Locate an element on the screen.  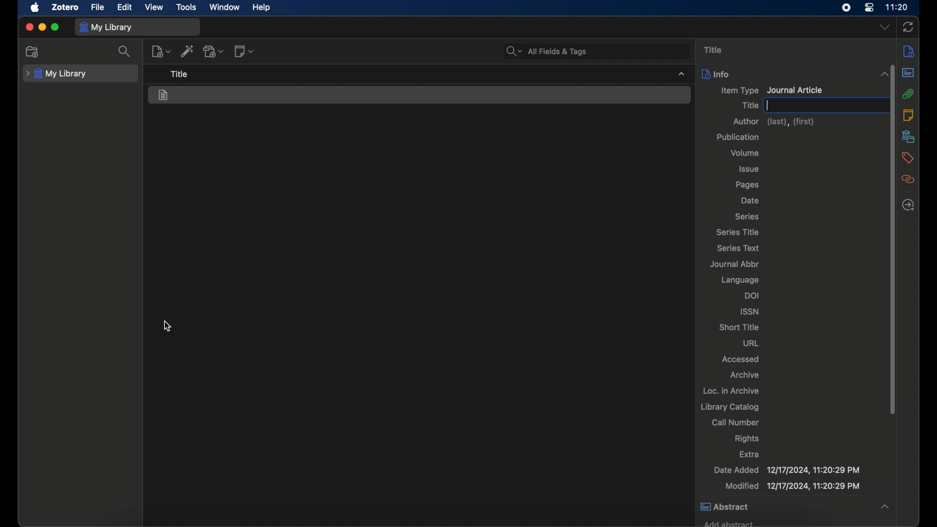
zotero is located at coordinates (65, 7).